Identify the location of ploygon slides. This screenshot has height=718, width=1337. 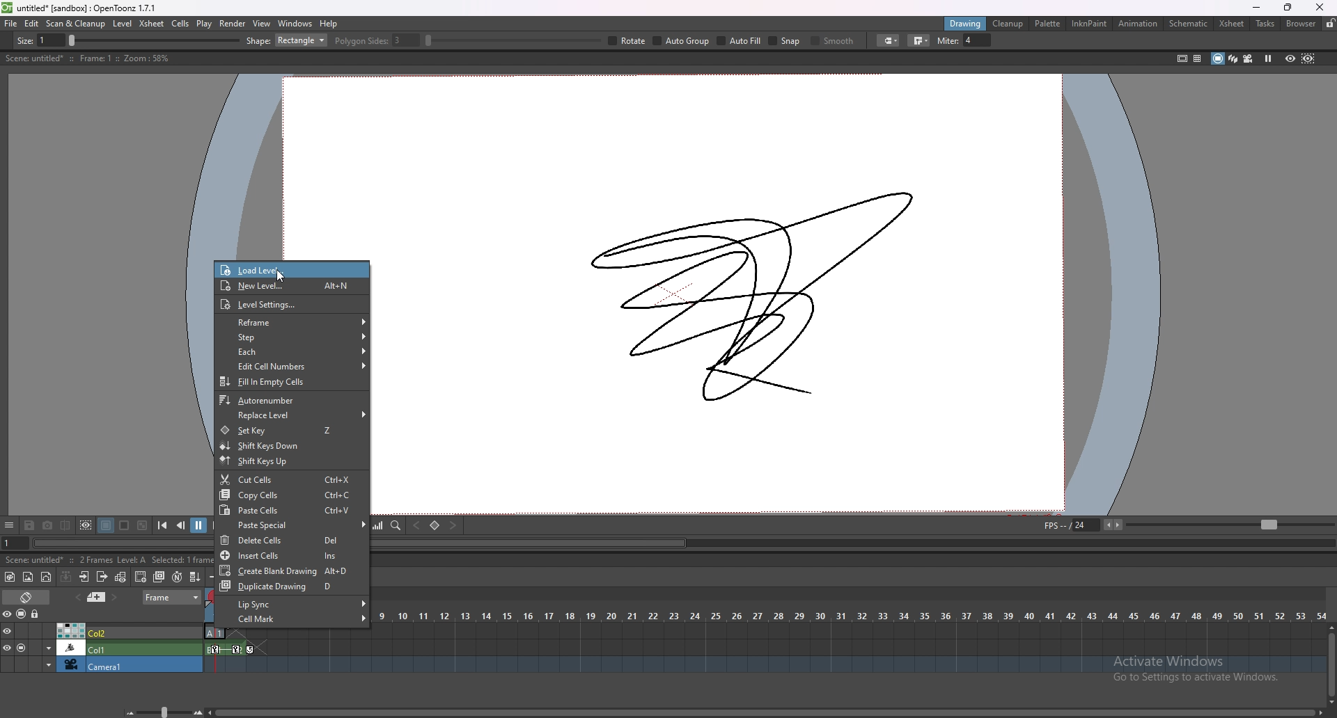
(657, 40).